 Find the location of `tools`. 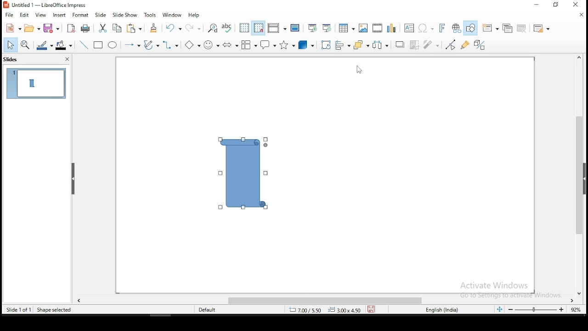

tools is located at coordinates (151, 16).